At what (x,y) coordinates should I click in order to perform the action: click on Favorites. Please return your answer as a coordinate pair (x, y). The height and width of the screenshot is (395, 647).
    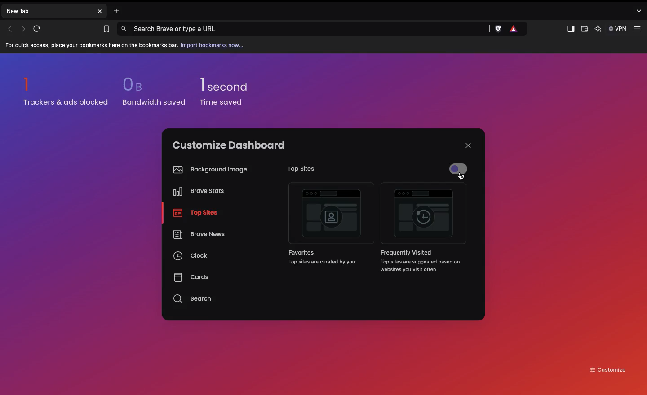
    Looking at the image, I should click on (331, 215).